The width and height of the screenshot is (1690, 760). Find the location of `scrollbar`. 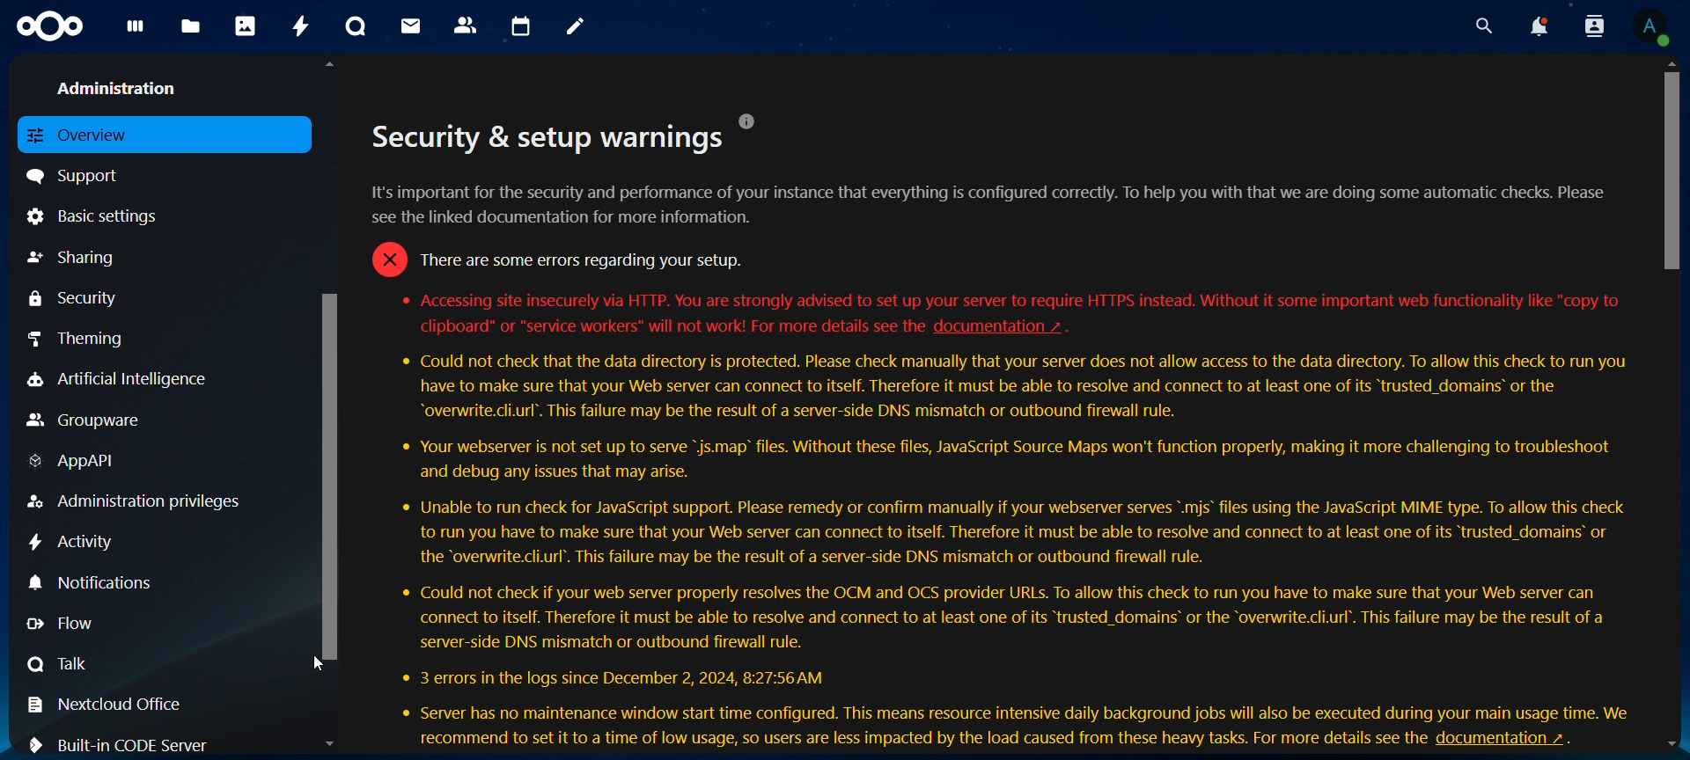

scrollbar is located at coordinates (333, 471).